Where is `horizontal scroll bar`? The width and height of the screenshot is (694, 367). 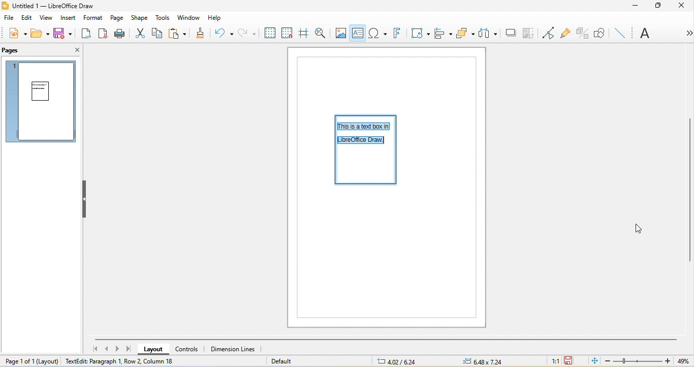
horizontal scroll bar is located at coordinates (384, 340).